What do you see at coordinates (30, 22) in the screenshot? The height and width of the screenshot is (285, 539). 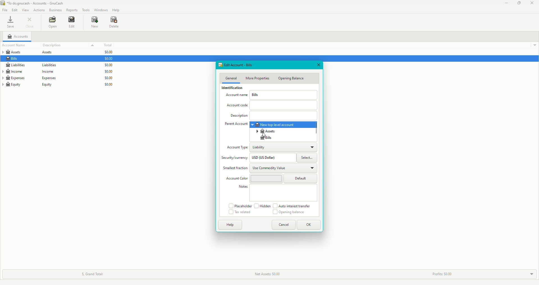 I see `Close` at bounding box center [30, 22].